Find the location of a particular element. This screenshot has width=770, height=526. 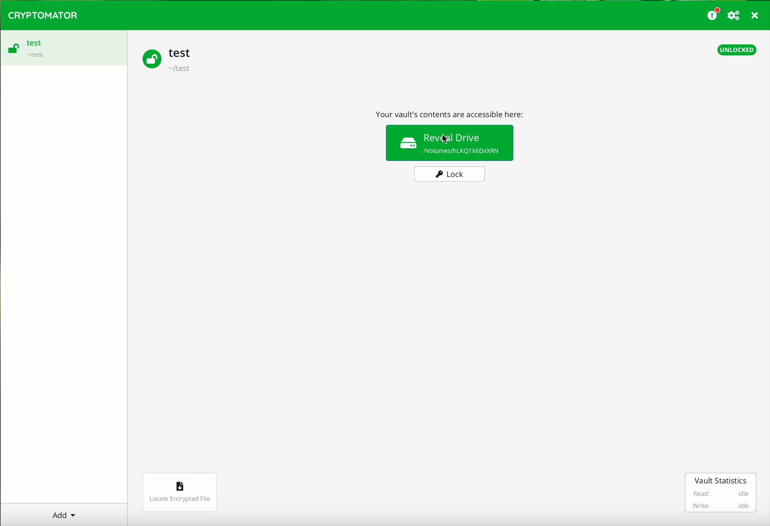

donate is located at coordinates (714, 14).